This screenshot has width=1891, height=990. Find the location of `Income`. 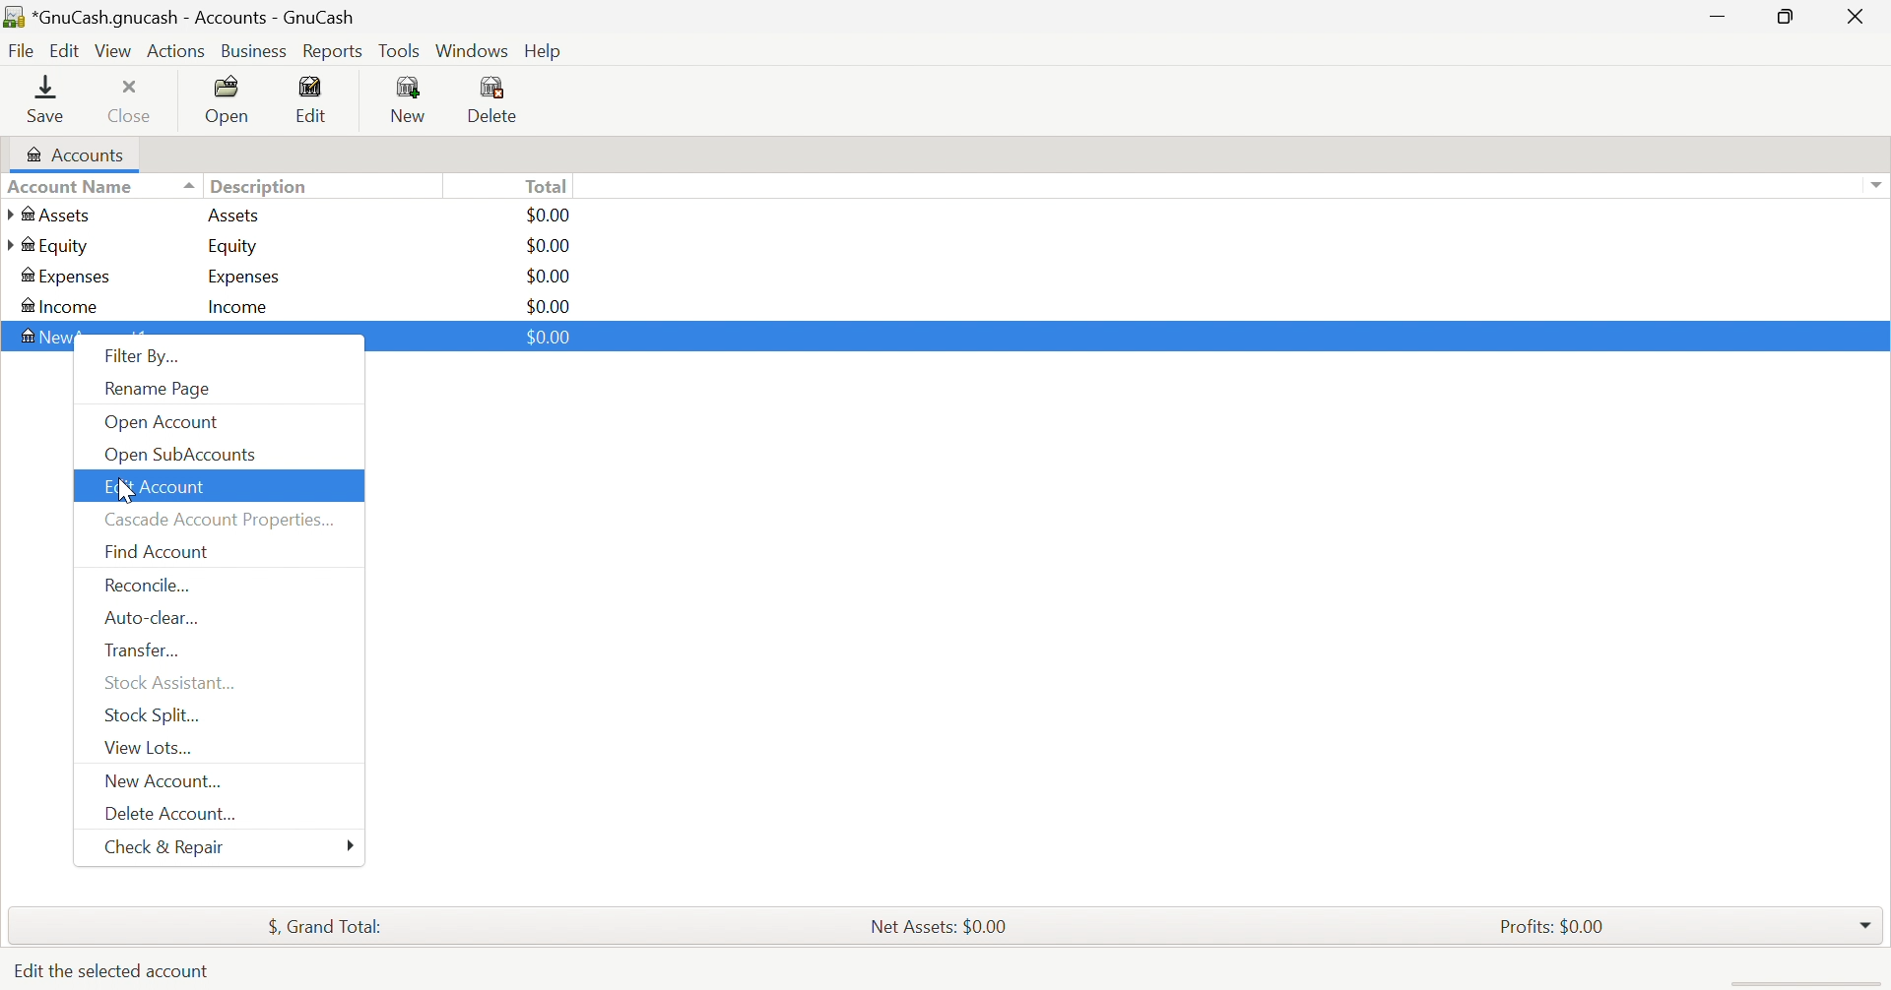

Income is located at coordinates (63, 305).